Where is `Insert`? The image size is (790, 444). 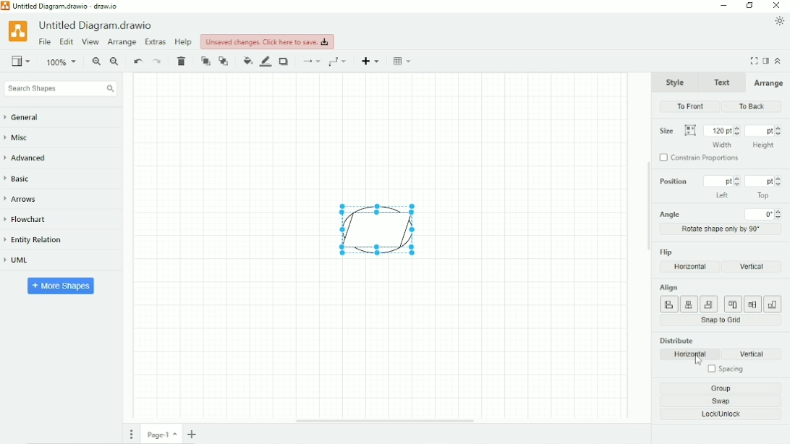
Insert is located at coordinates (372, 61).